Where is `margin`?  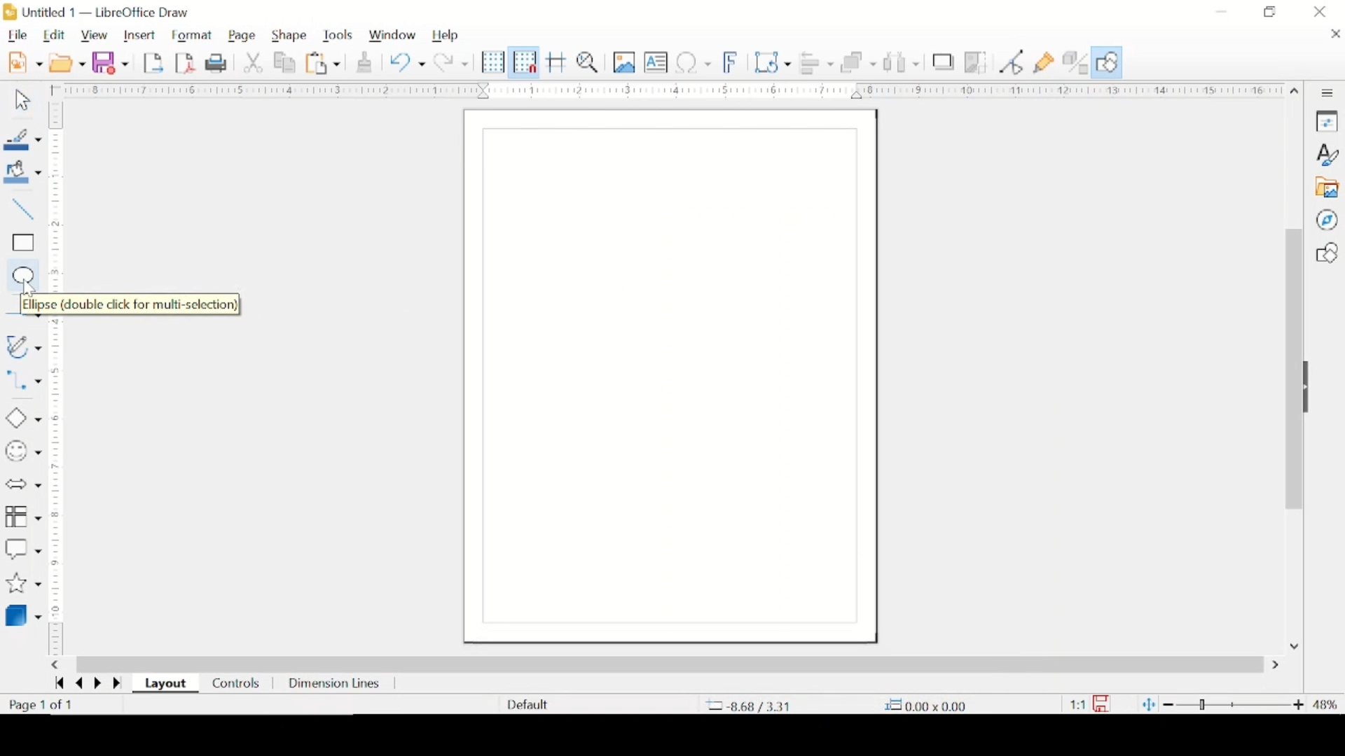
margin is located at coordinates (58, 196).